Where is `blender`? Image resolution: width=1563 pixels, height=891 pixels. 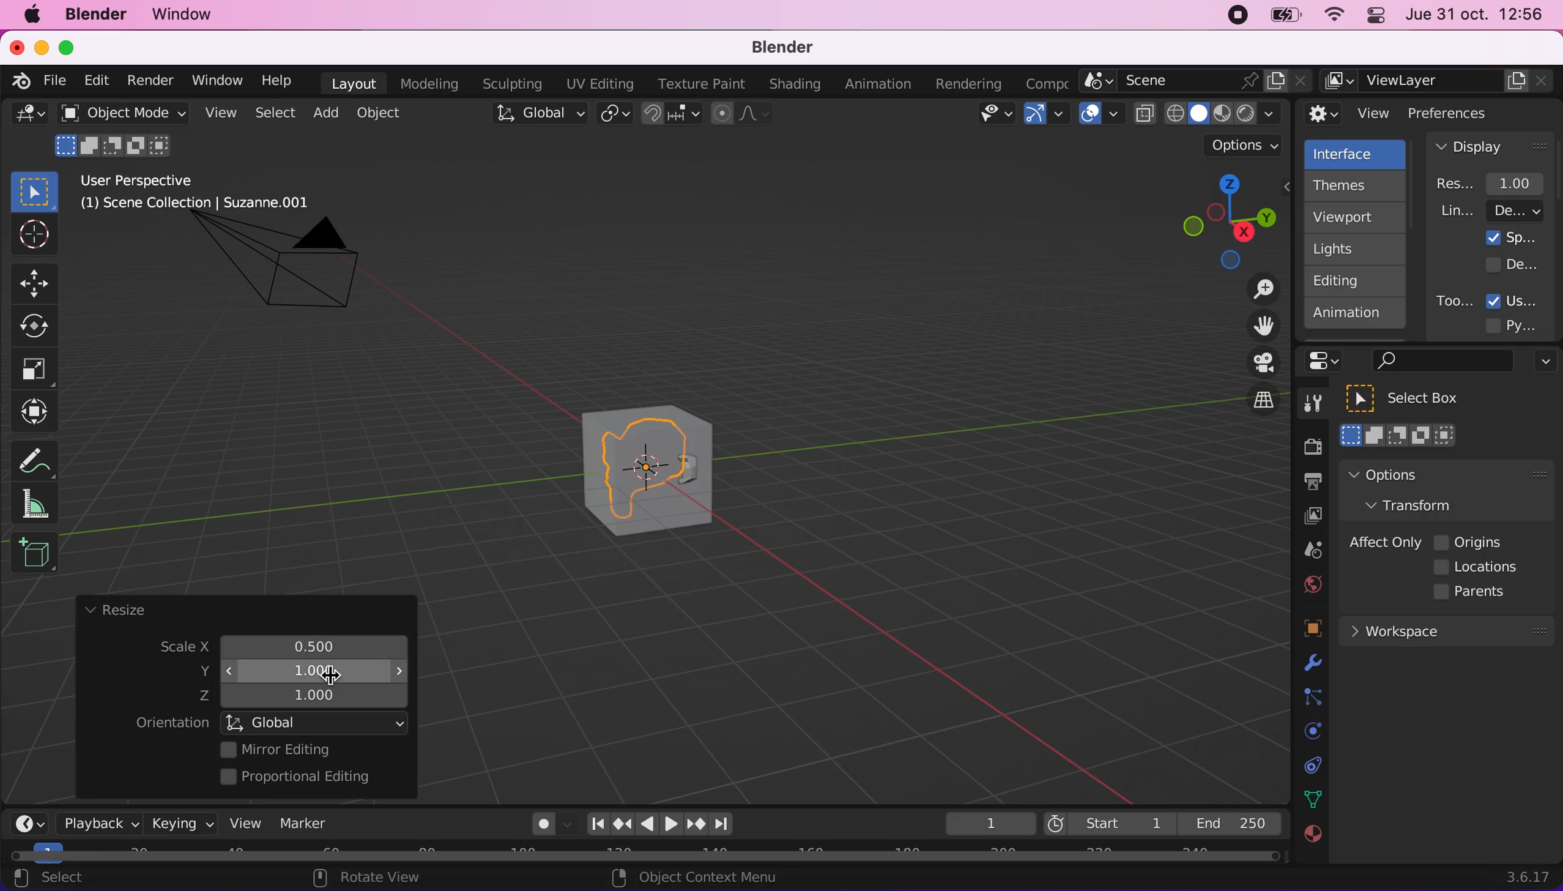 blender is located at coordinates (17, 79).